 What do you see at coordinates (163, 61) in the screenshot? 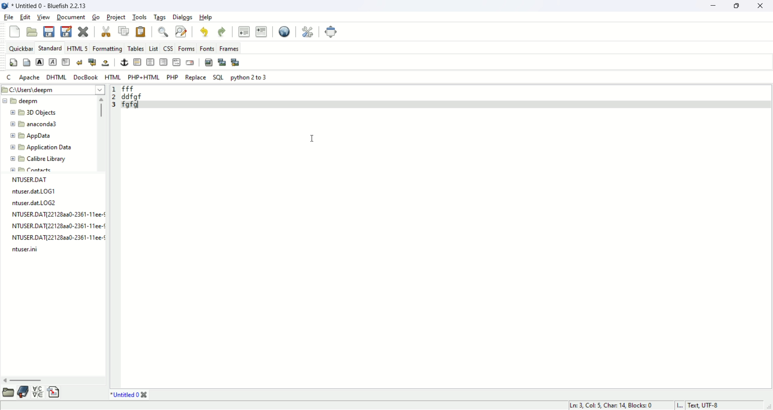
I see `right justify` at bounding box center [163, 61].